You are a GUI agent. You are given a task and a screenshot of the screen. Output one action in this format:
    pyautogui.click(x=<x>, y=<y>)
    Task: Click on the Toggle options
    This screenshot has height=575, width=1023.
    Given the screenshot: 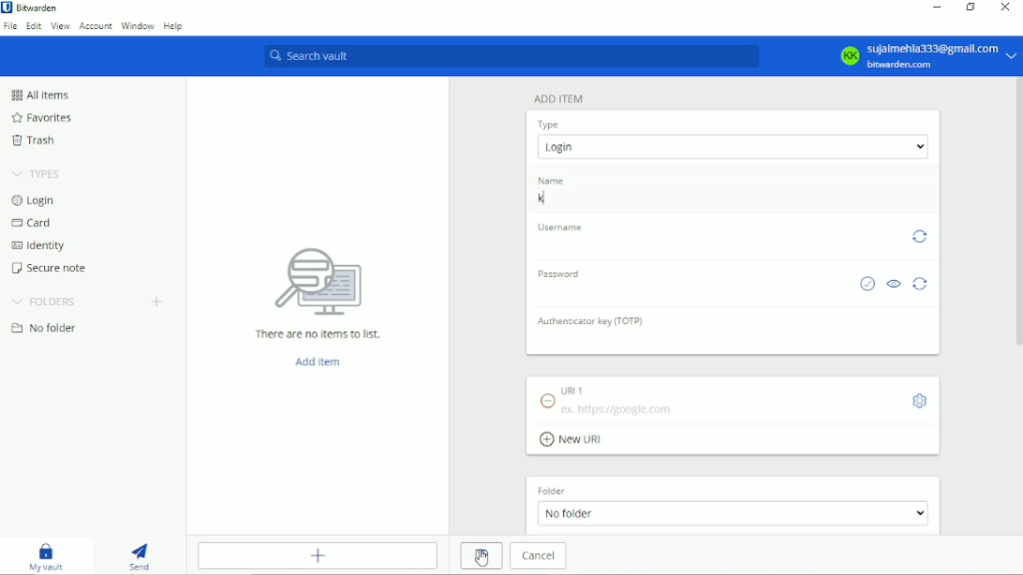 What is the action you would take?
    pyautogui.click(x=921, y=401)
    